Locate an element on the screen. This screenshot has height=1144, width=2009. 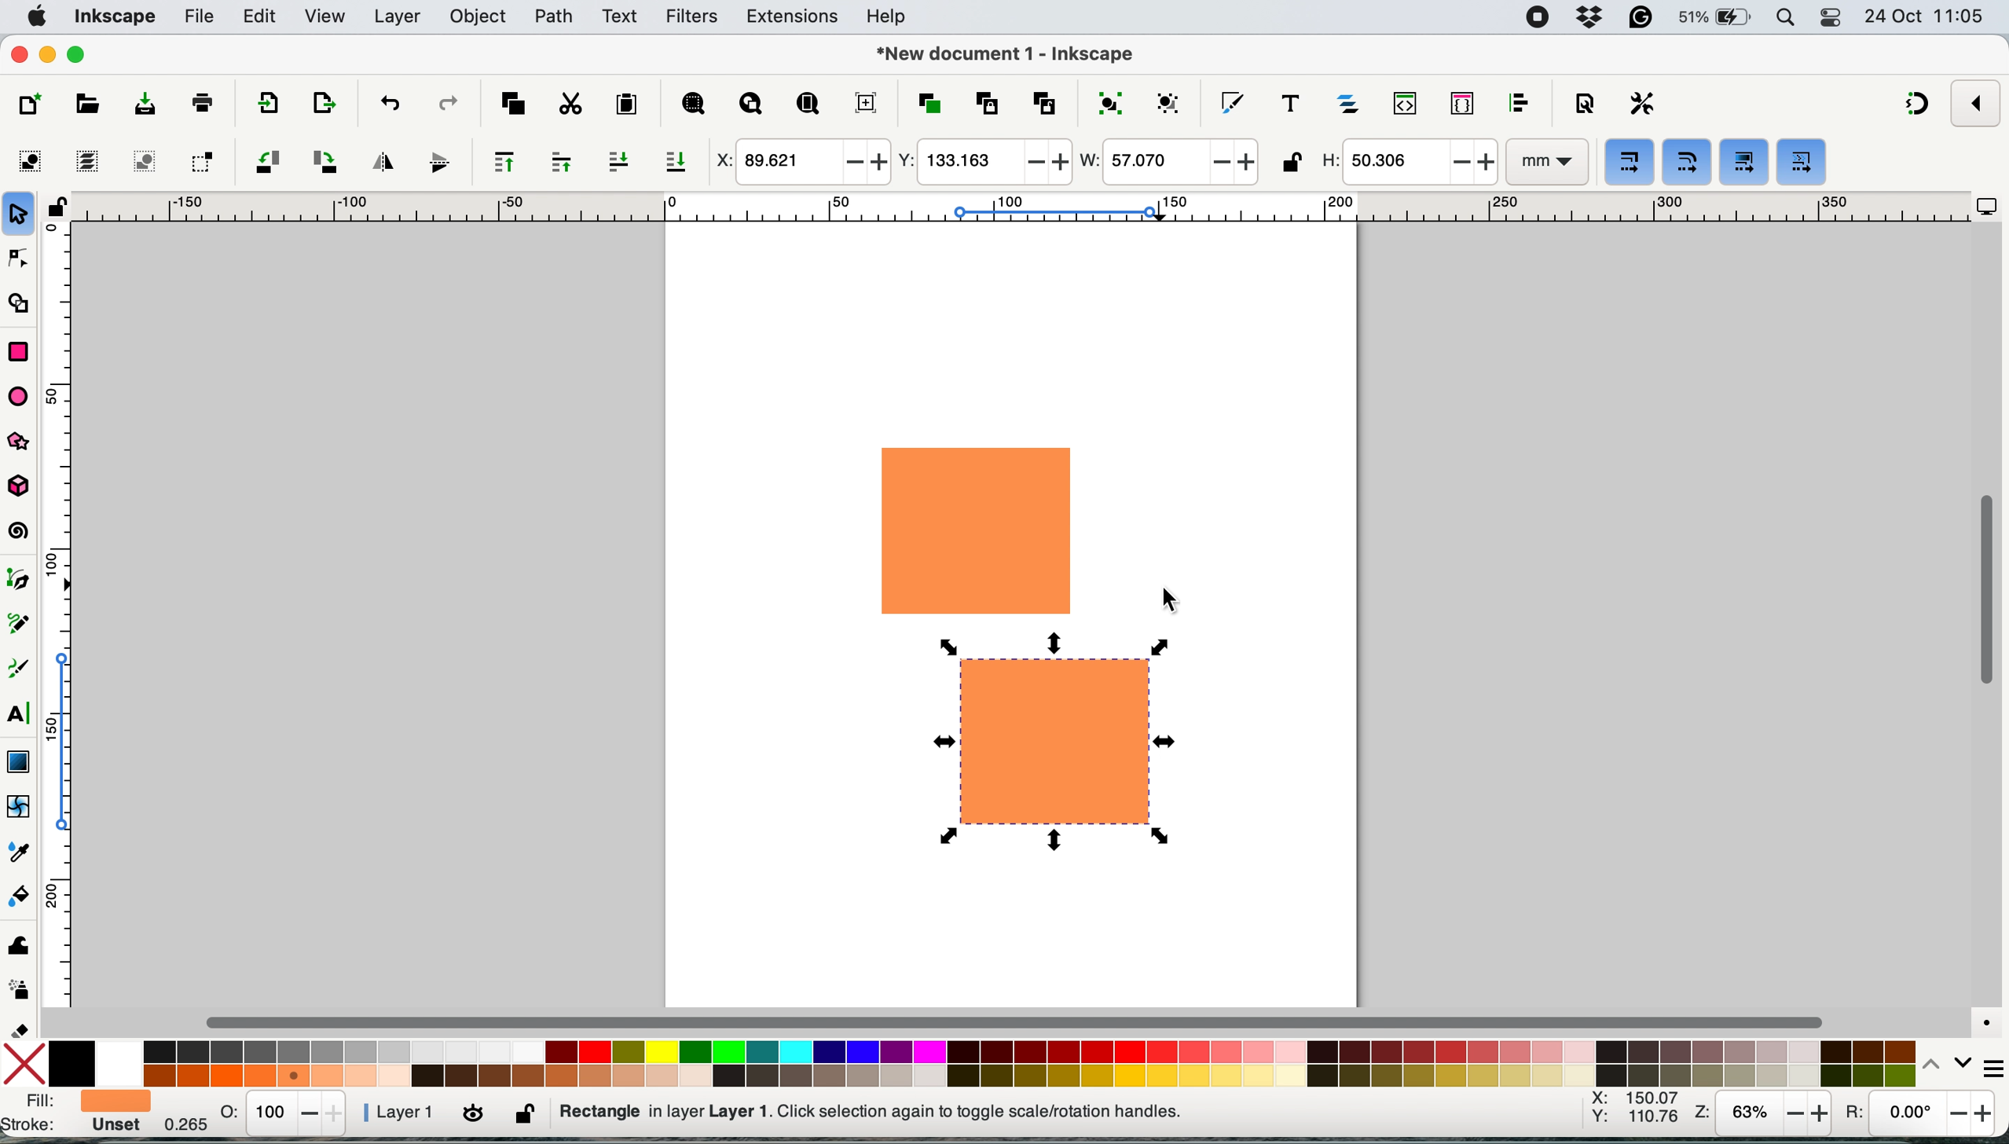
vertical scale is located at coordinates (72, 622).